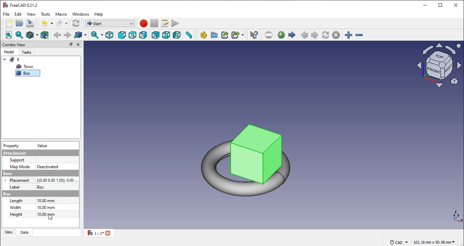 The width and height of the screenshot is (464, 246). What do you see at coordinates (44, 35) in the screenshot?
I see `bounding box` at bounding box center [44, 35].